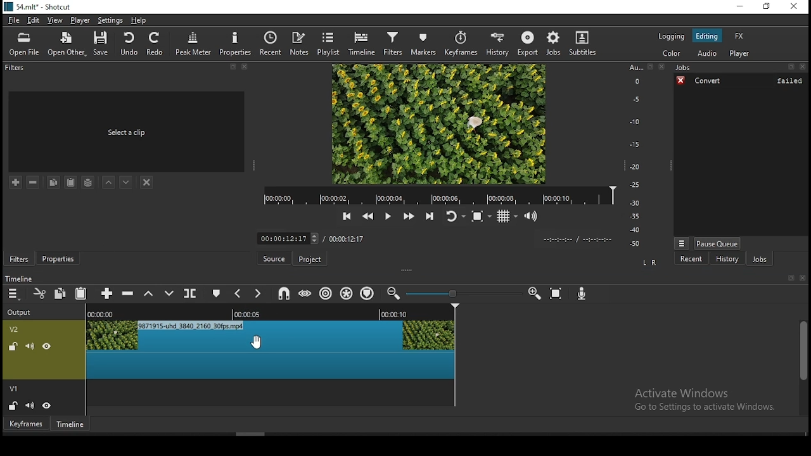 The height and width of the screenshot is (456, 811). I want to click on subtitles, so click(584, 43).